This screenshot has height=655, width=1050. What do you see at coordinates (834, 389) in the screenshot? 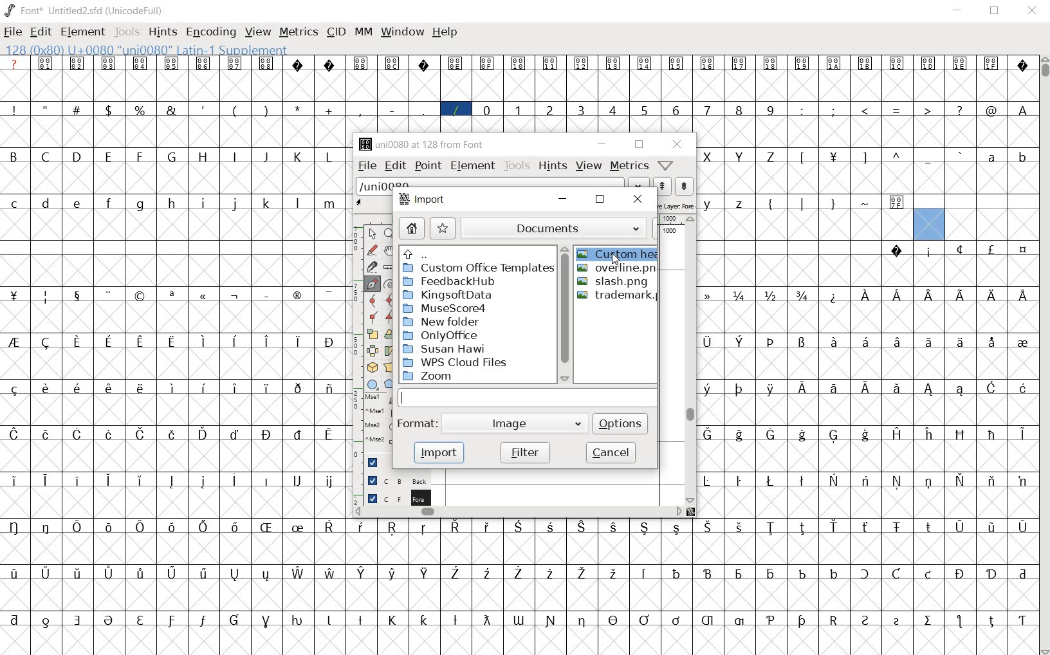
I see `glyph` at bounding box center [834, 389].